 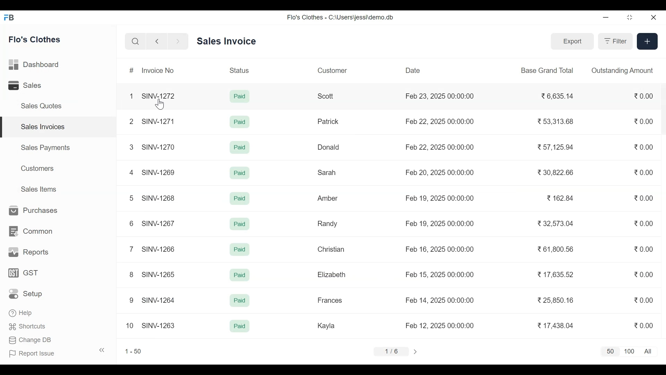 What do you see at coordinates (644, 300) in the screenshot?
I see `0.00` at bounding box center [644, 300].